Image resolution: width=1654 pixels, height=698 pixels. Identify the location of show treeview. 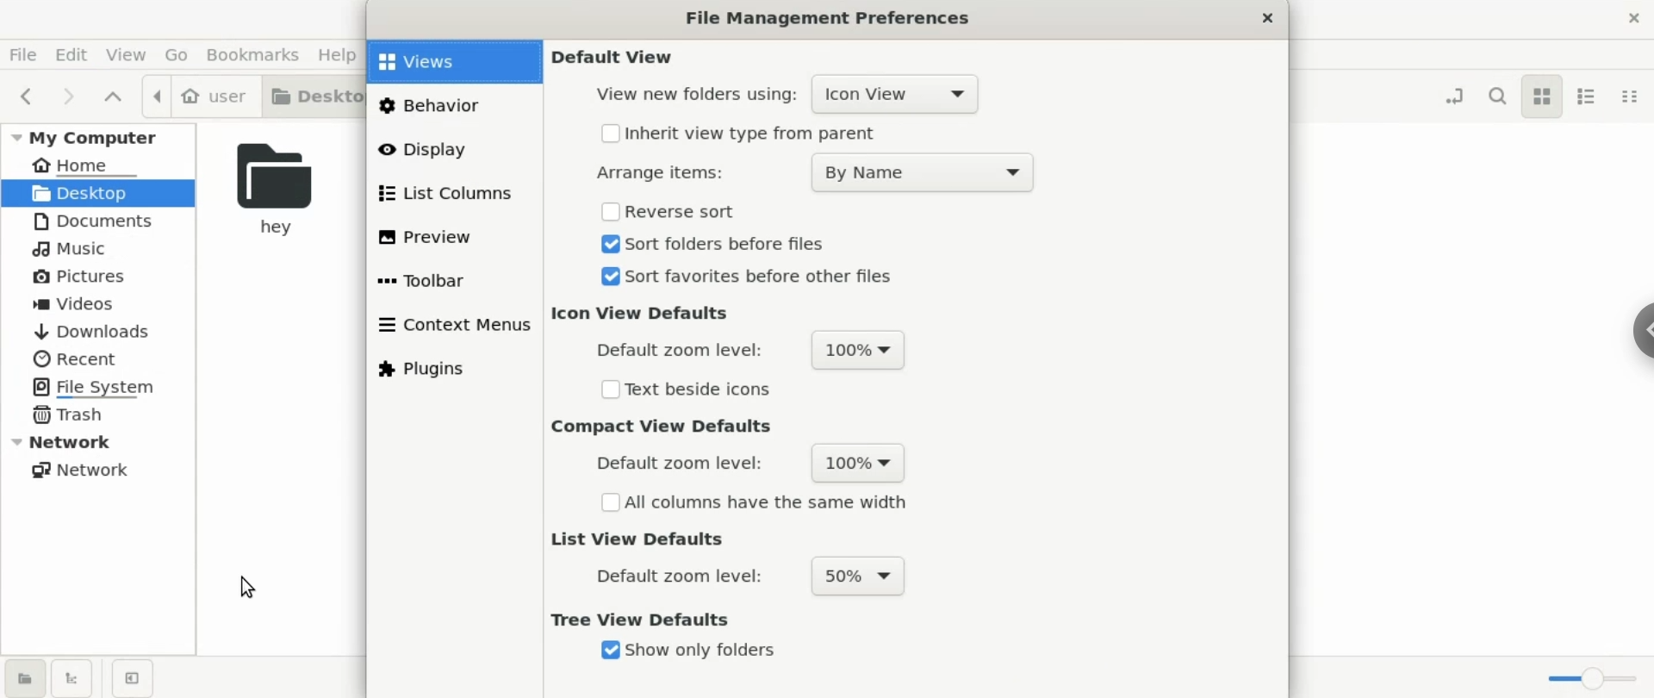
(75, 679).